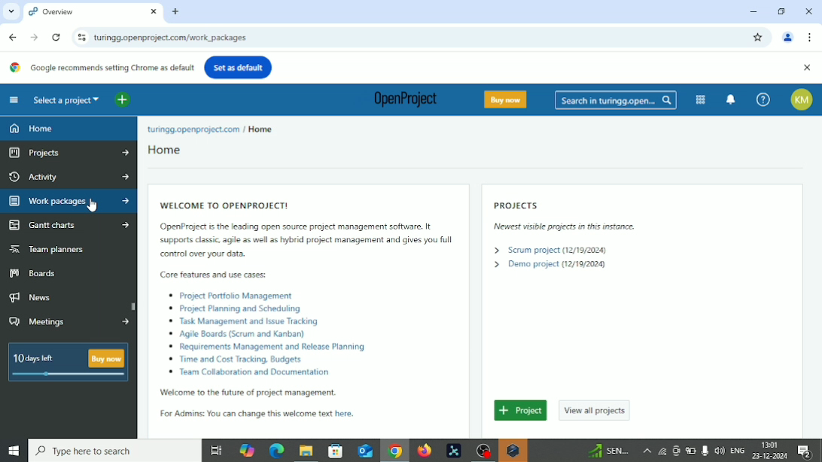 The height and width of the screenshot is (462, 822). I want to click on Home, so click(166, 150).